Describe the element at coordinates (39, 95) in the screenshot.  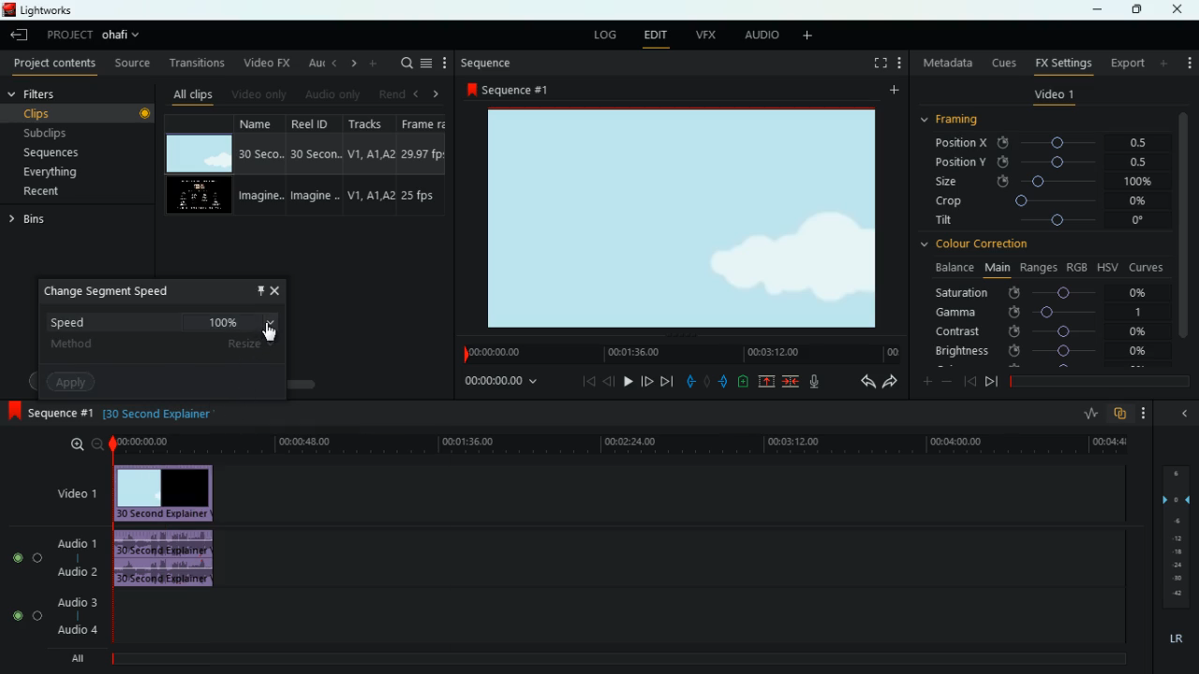
I see `filters` at that location.